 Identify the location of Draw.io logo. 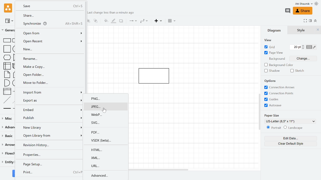
(9, 8).